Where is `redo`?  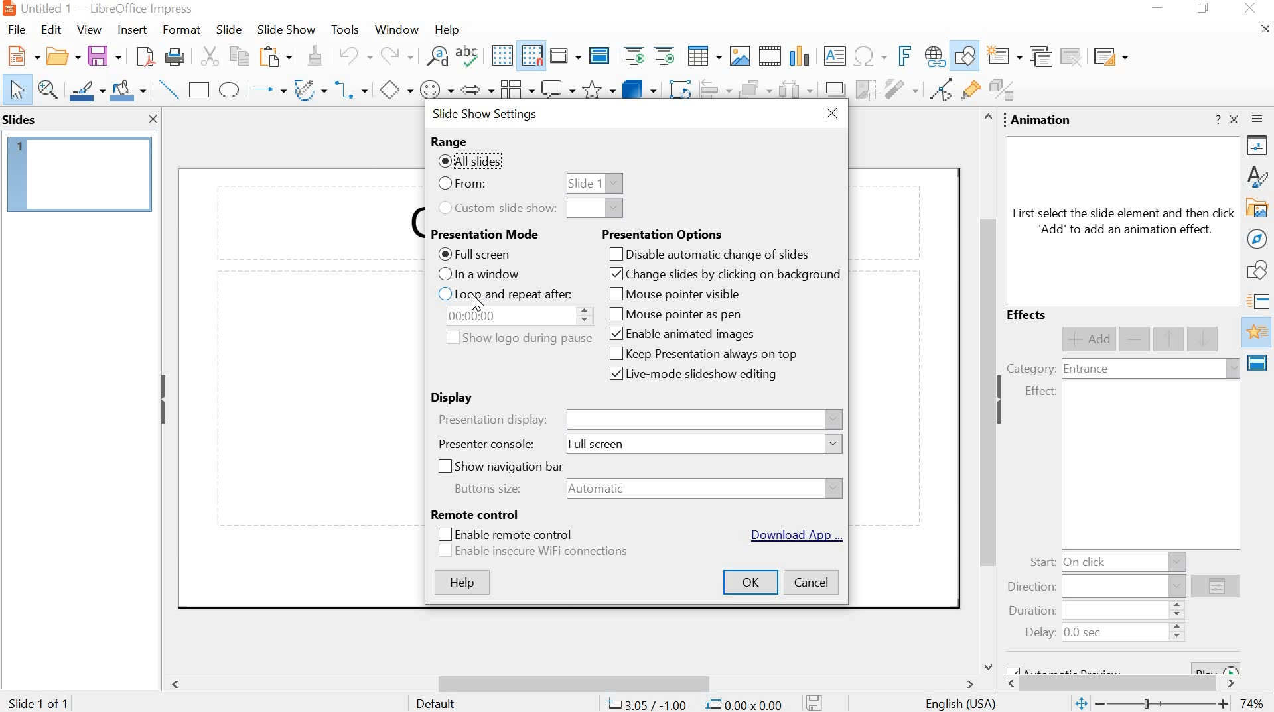 redo is located at coordinates (395, 56).